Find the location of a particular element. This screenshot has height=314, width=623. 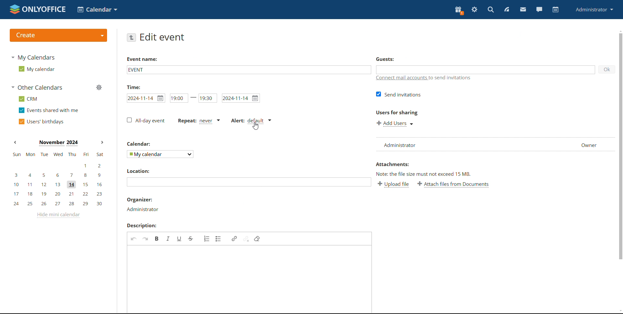

start time is located at coordinates (178, 98).